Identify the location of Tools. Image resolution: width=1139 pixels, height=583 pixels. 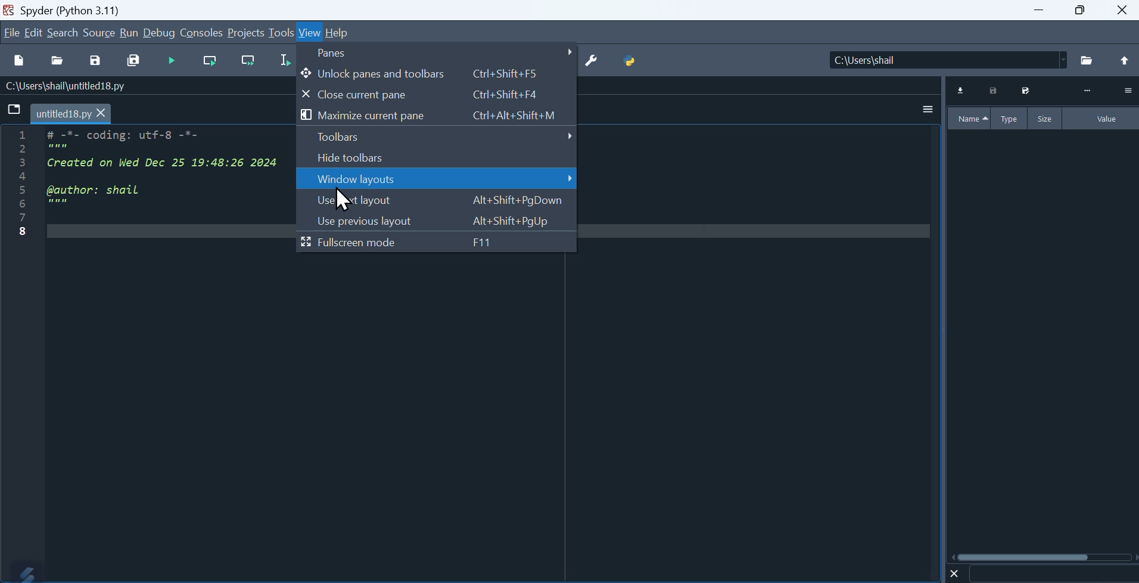
(281, 32).